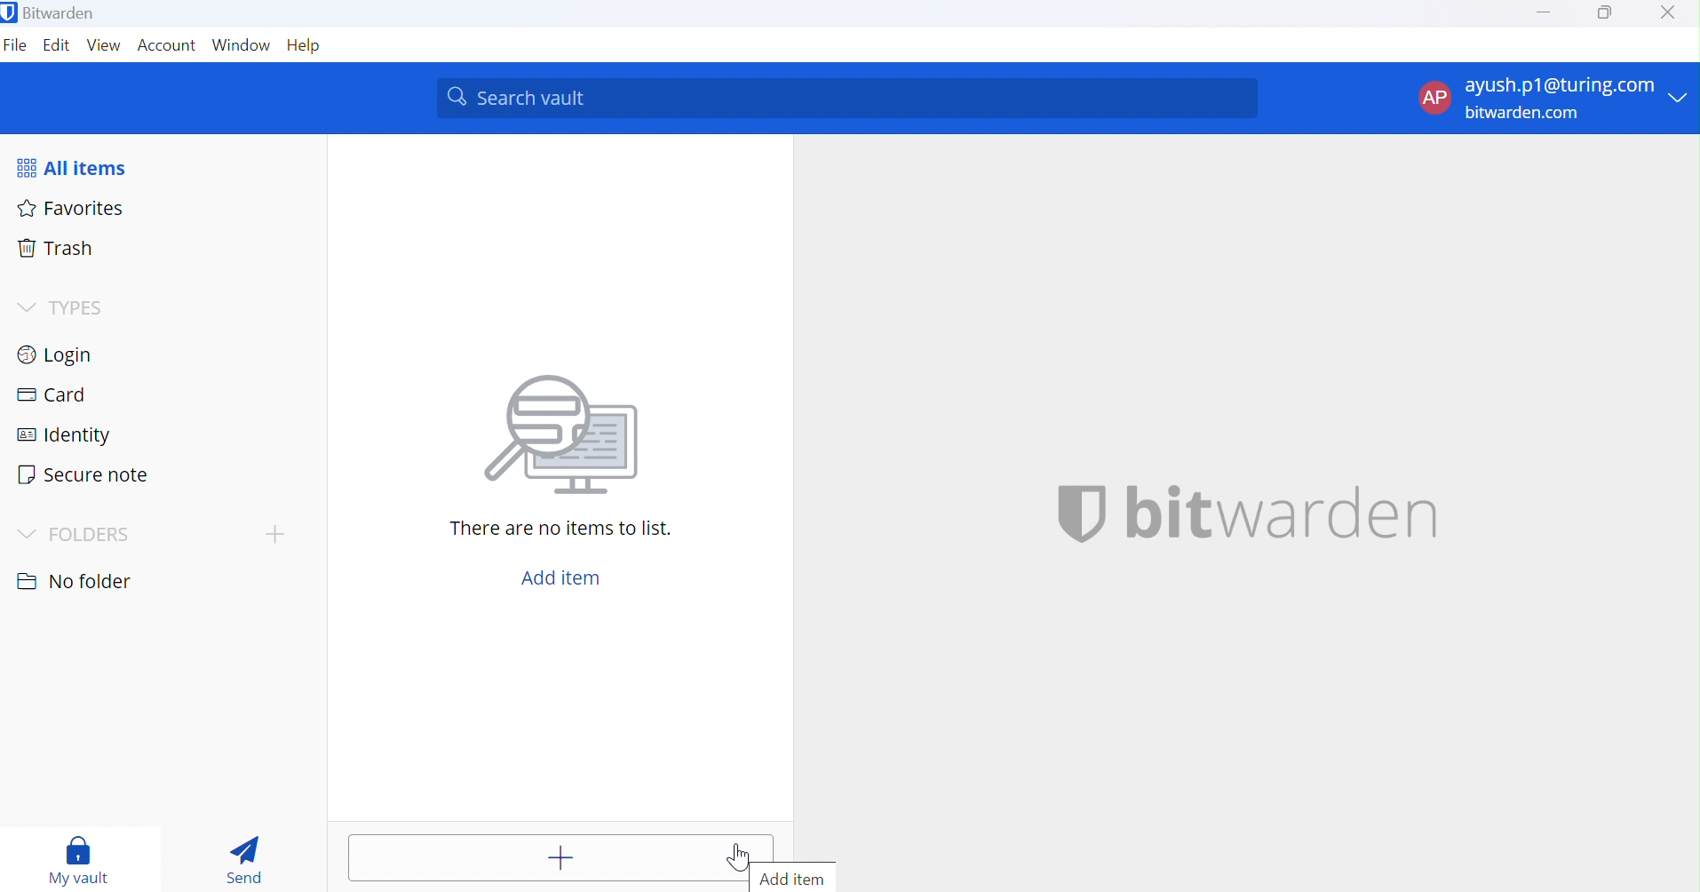 This screenshot has width=1700, height=892. What do you see at coordinates (56, 353) in the screenshot?
I see `Login` at bounding box center [56, 353].